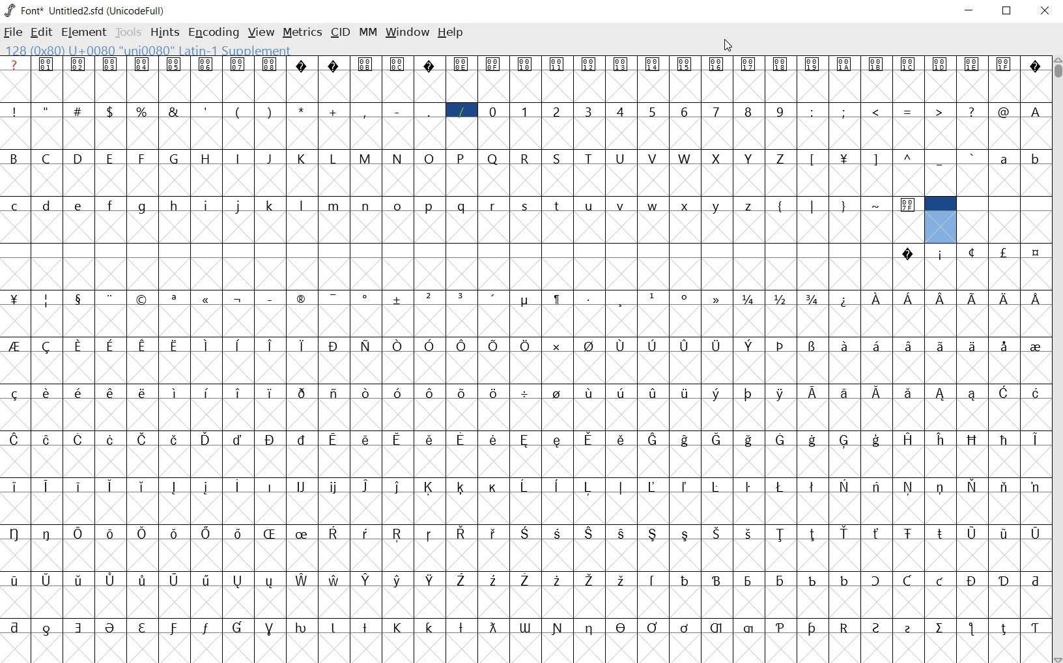  What do you see at coordinates (175, 439) in the screenshot?
I see `Symbol` at bounding box center [175, 439].